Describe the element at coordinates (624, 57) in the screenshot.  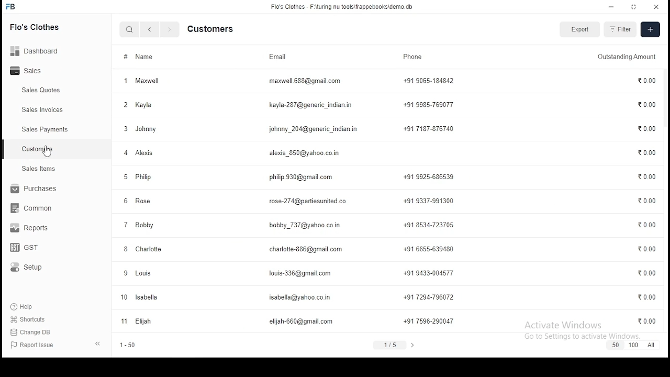
I see `Outstanding amount` at that location.